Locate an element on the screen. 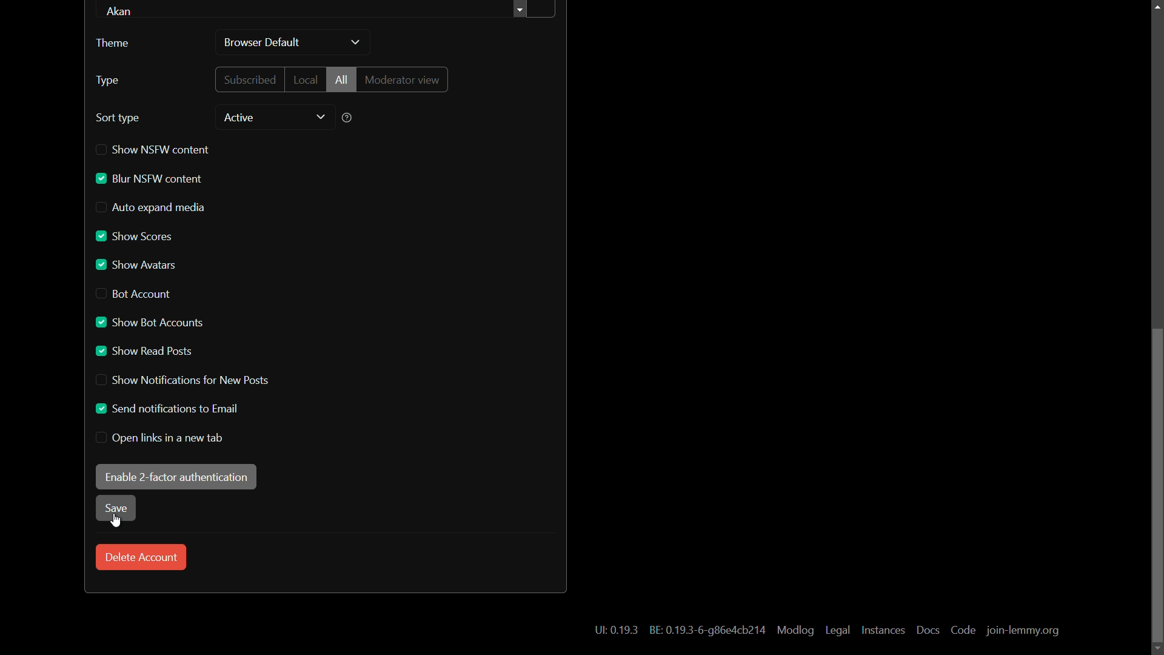  dropdown is located at coordinates (355, 43).